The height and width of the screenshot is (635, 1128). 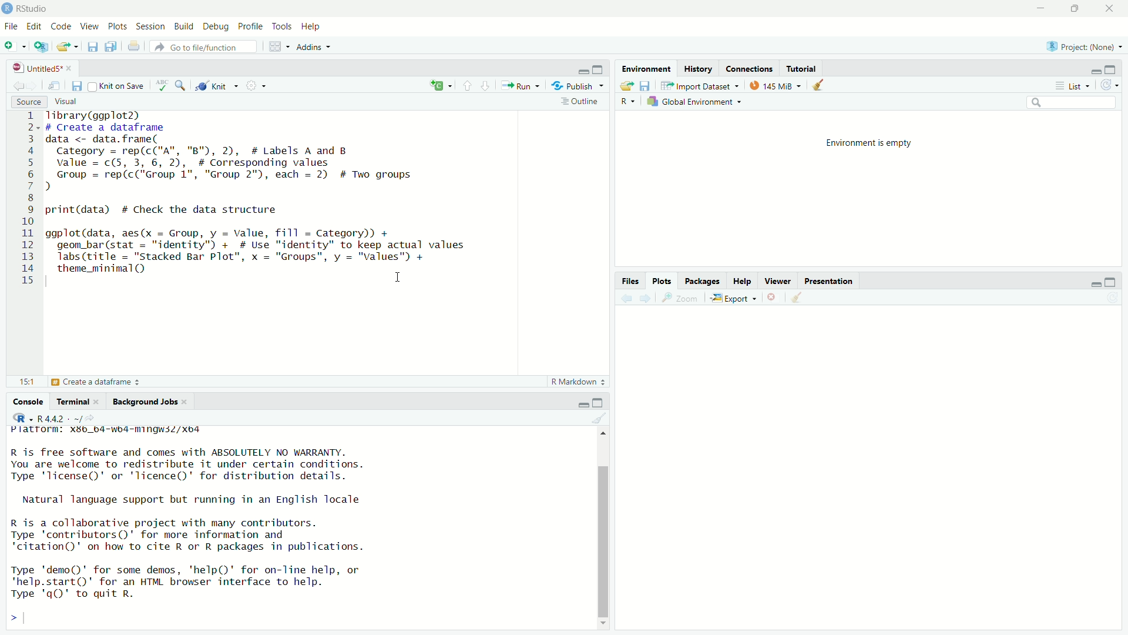 What do you see at coordinates (1080, 9) in the screenshot?
I see `Maximize` at bounding box center [1080, 9].